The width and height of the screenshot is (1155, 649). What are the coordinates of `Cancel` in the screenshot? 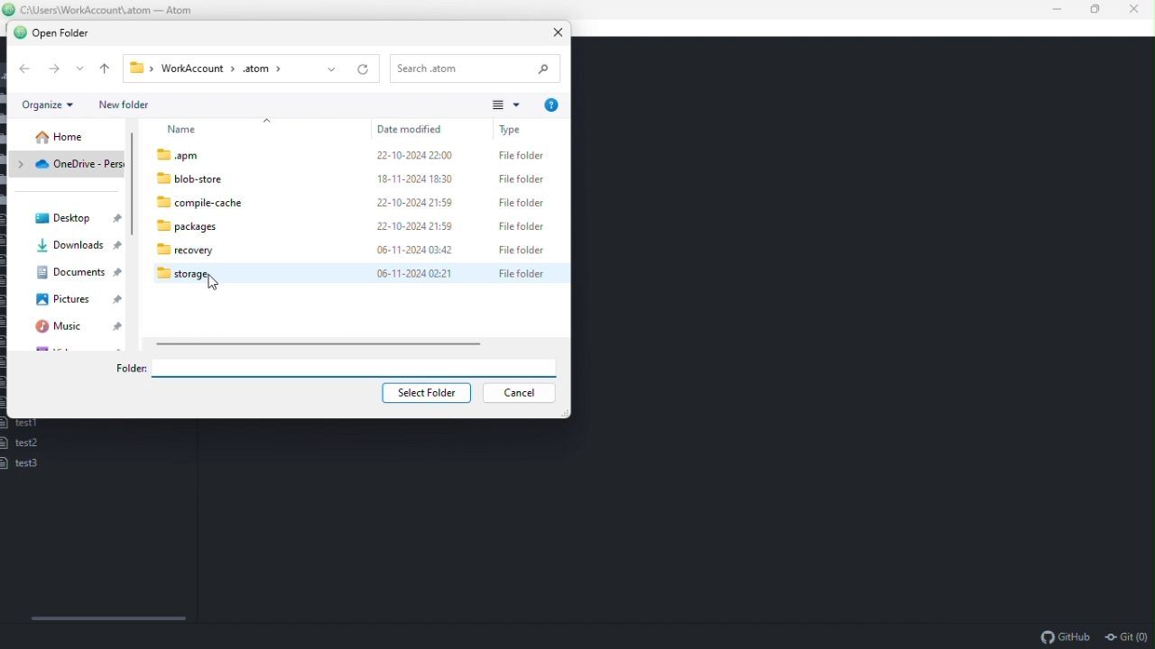 It's located at (519, 395).